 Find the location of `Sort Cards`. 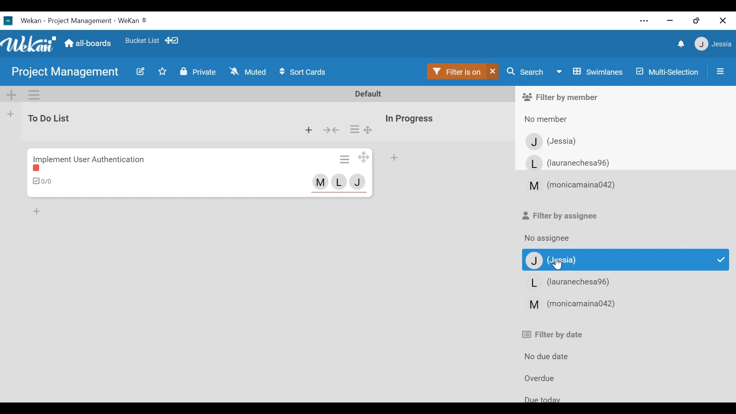

Sort Cards is located at coordinates (305, 72).